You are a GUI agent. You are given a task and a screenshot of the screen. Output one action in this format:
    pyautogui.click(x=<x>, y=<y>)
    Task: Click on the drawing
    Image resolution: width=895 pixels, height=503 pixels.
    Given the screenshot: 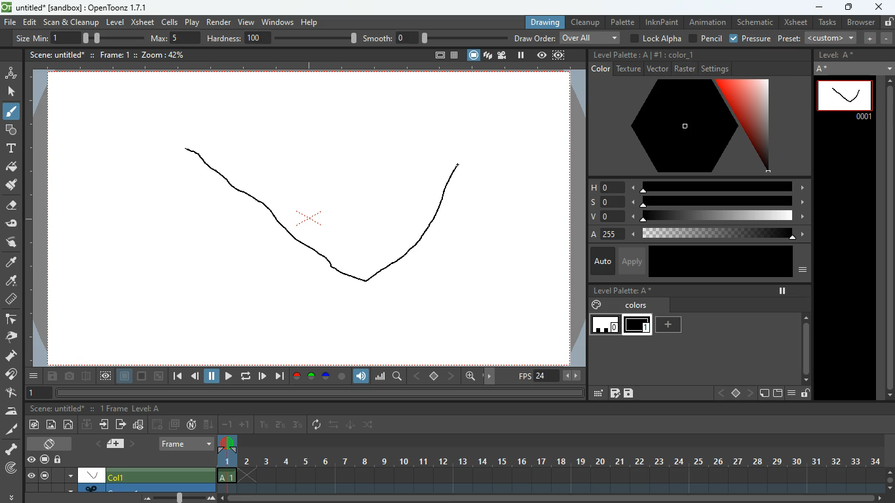 What is the action you would take?
    pyautogui.click(x=541, y=22)
    